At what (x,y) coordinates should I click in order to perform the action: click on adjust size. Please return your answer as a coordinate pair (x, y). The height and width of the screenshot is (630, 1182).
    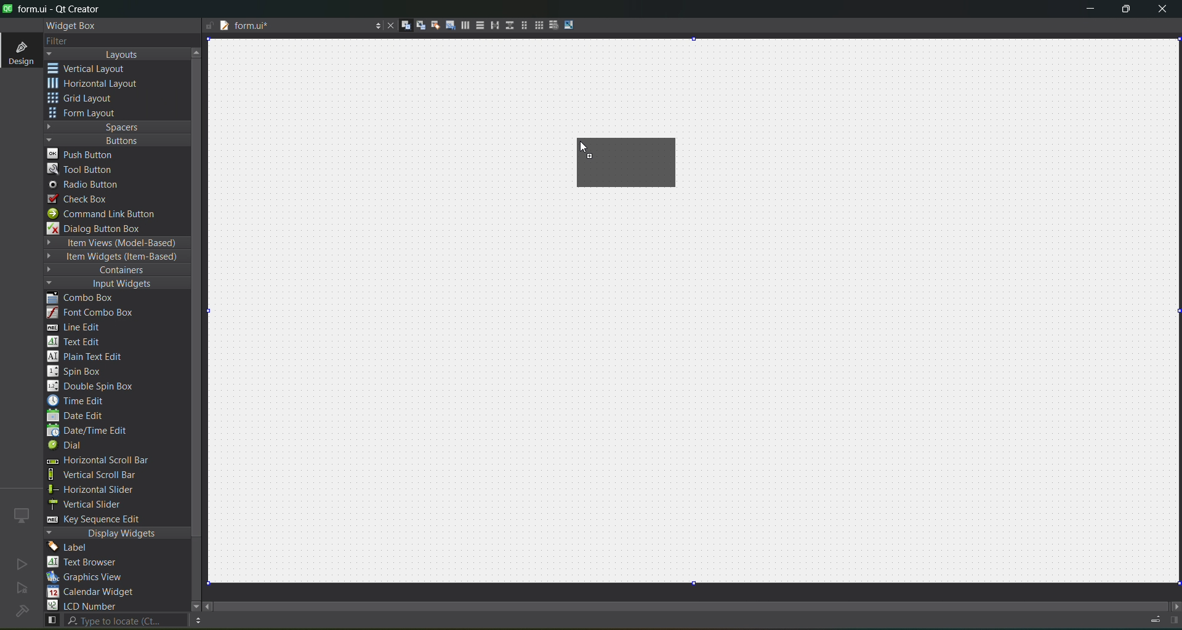
    Looking at the image, I should click on (572, 25).